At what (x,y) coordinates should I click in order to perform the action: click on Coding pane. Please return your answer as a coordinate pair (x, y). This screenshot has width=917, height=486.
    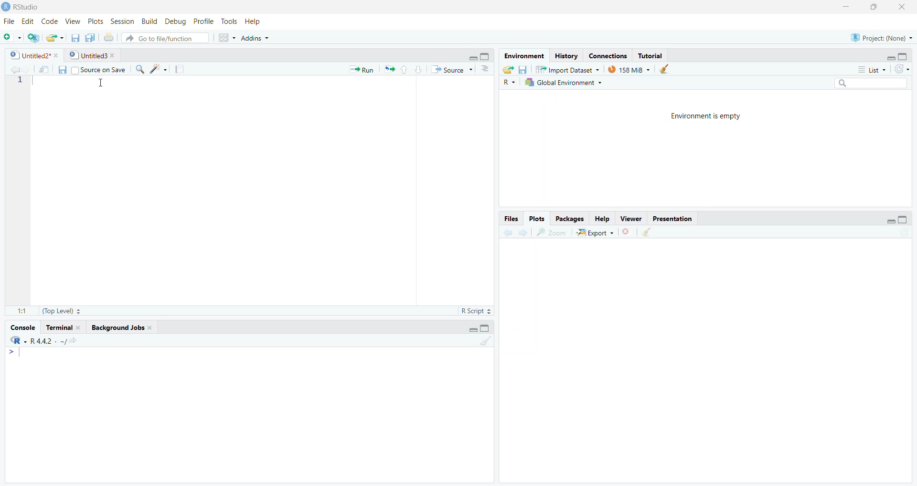
    Looking at the image, I should click on (248, 196).